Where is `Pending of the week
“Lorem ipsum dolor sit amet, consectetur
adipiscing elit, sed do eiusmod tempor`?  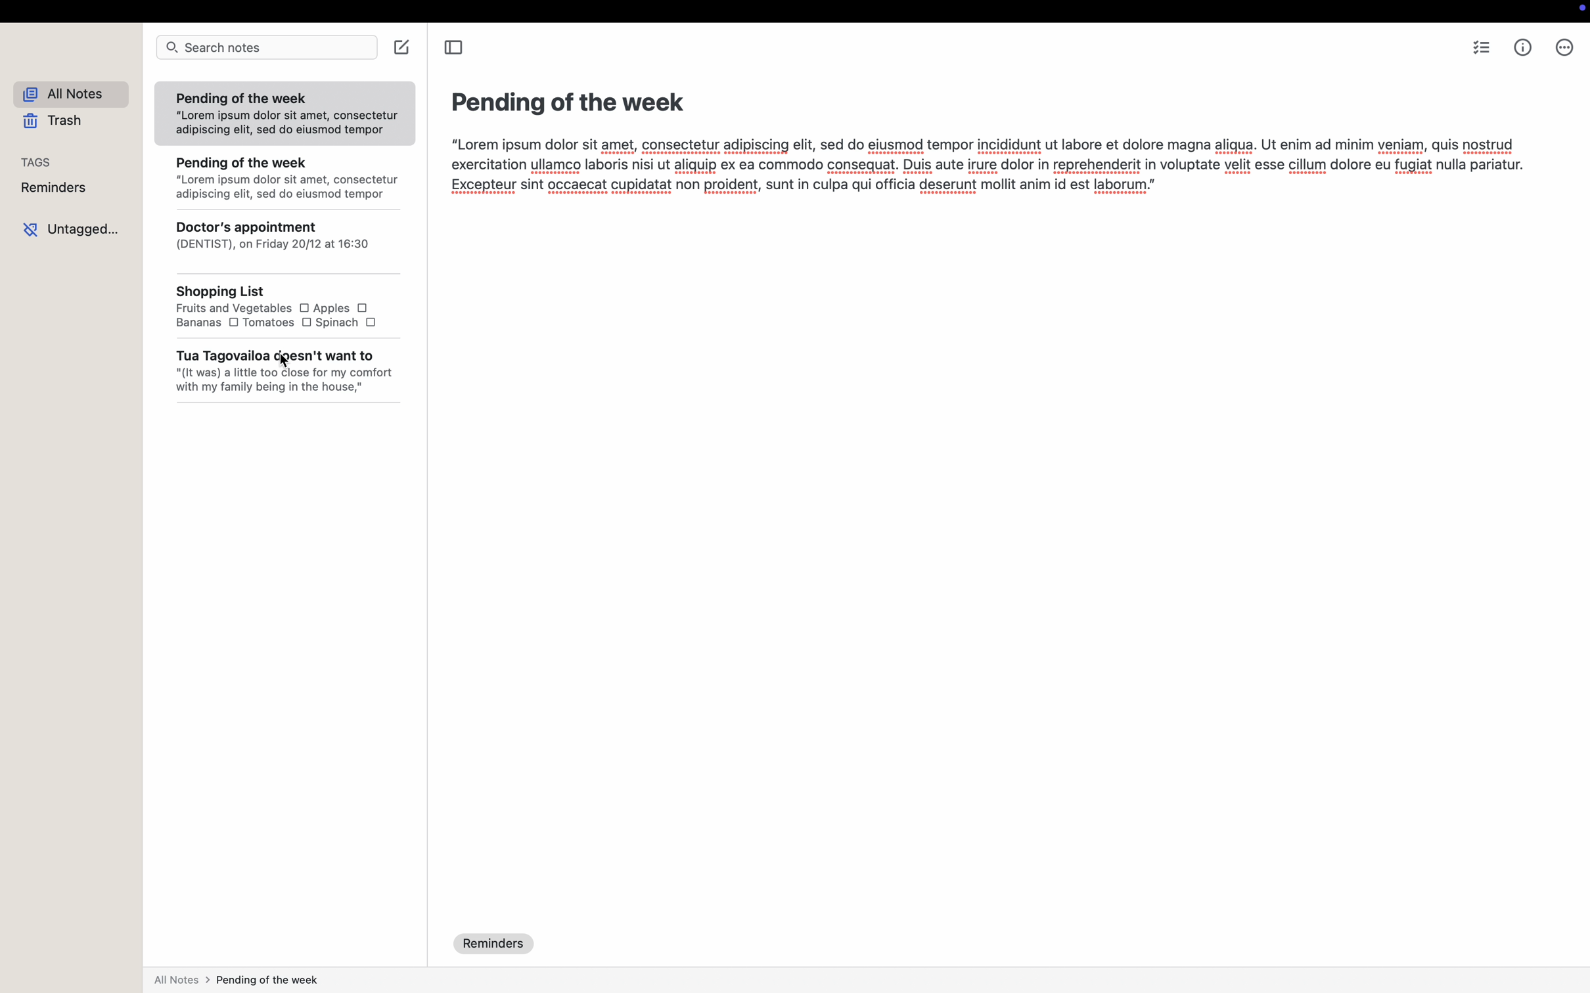 Pending of the week
“Lorem ipsum dolor sit amet, consectetur
adipiscing elit, sed do eiusmod tempor is located at coordinates (284, 177).